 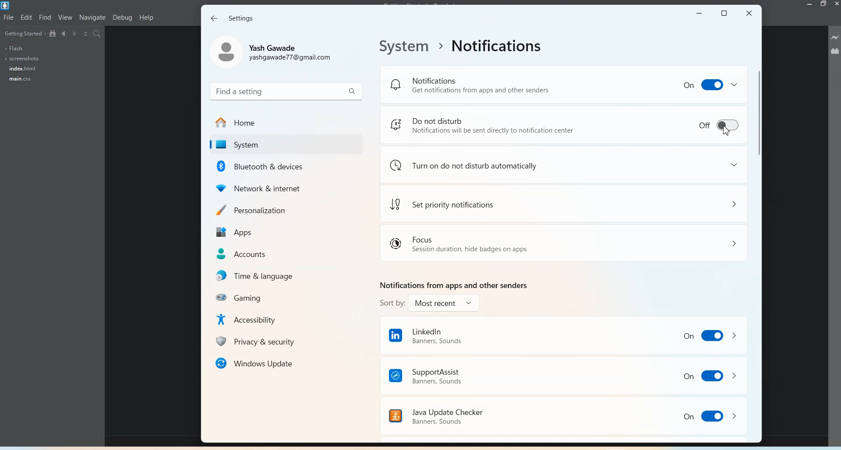 I want to click on Gaming, so click(x=283, y=297).